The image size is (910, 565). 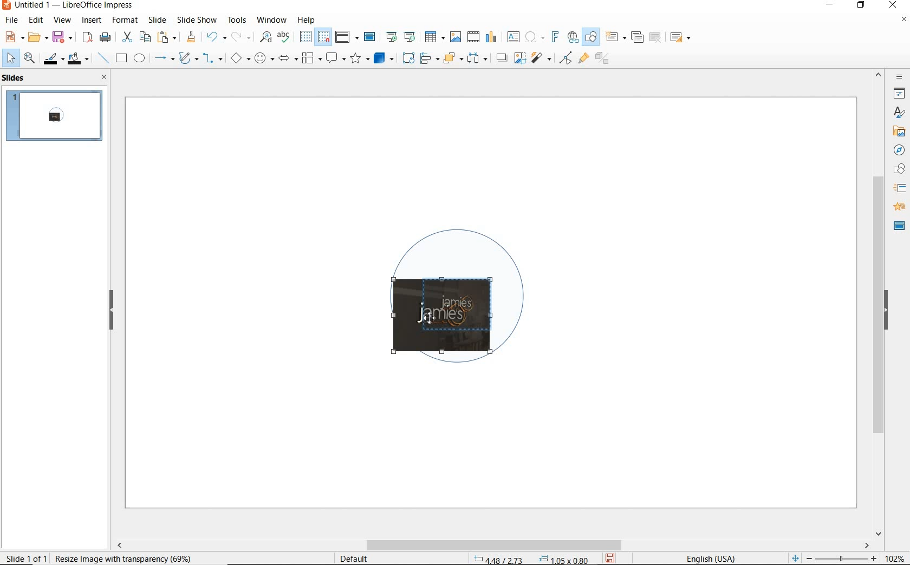 I want to click on help, so click(x=308, y=18).